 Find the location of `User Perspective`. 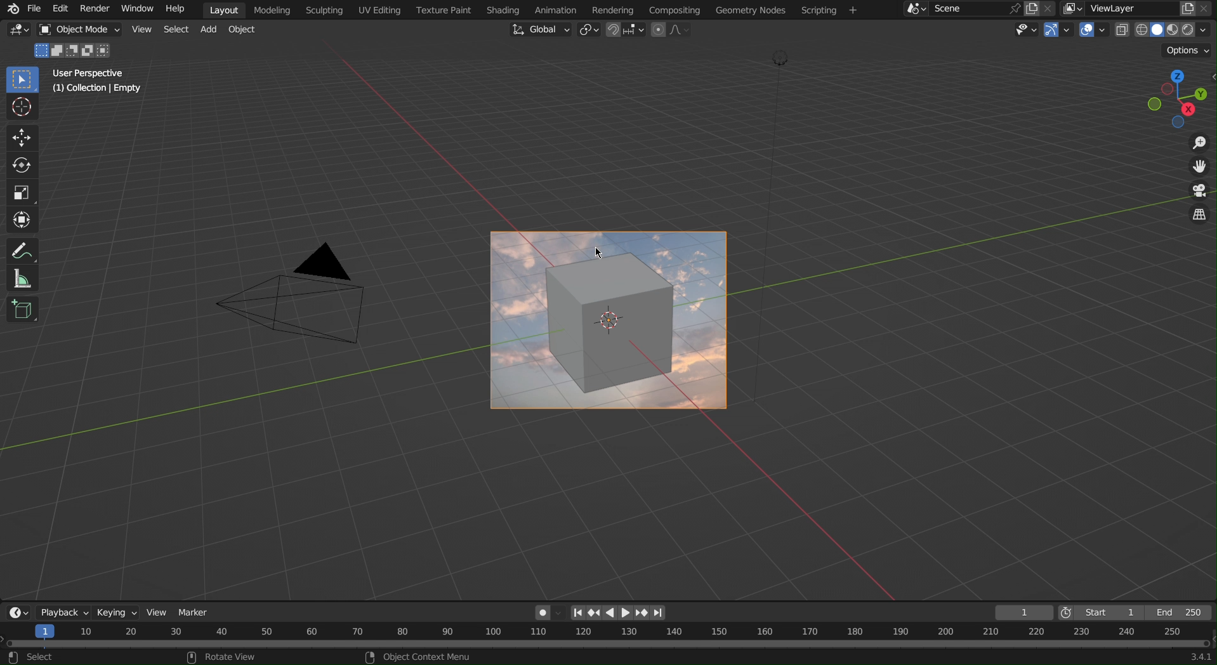

User Perspective is located at coordinates (90, 73).